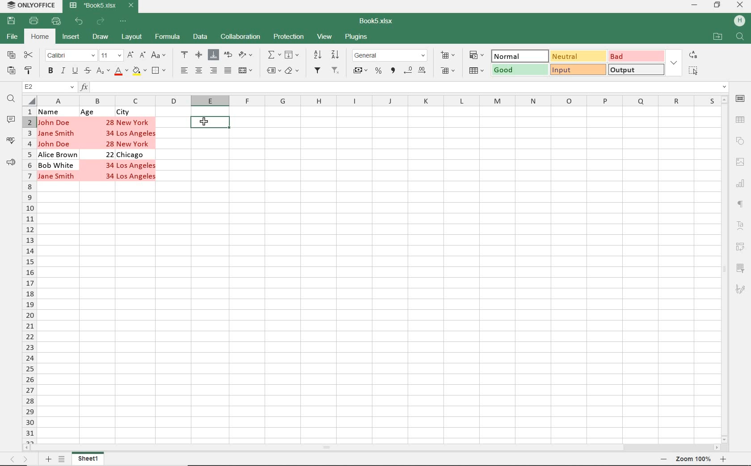  Describe the element at coordinates (50, 112) in the screenshot. I see `Name` at that location.